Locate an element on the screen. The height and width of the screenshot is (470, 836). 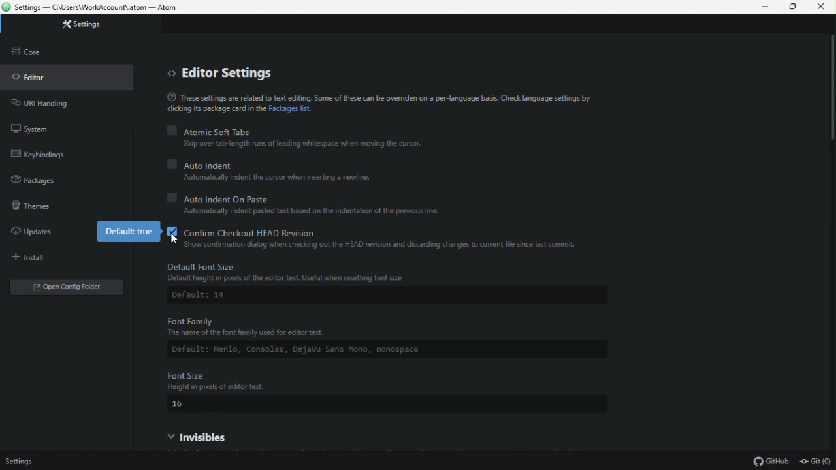
Default true is located at coordinates (126, 231).